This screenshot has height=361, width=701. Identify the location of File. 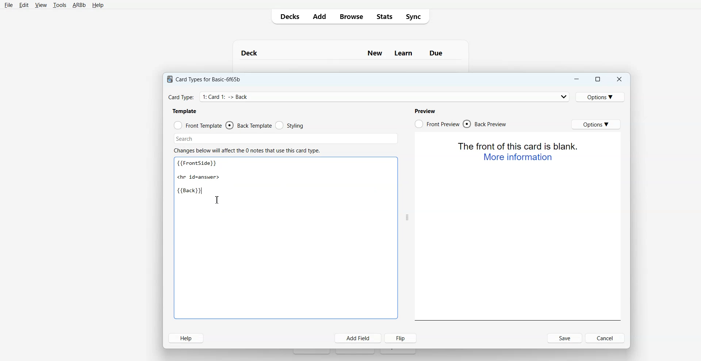
(9, 5).